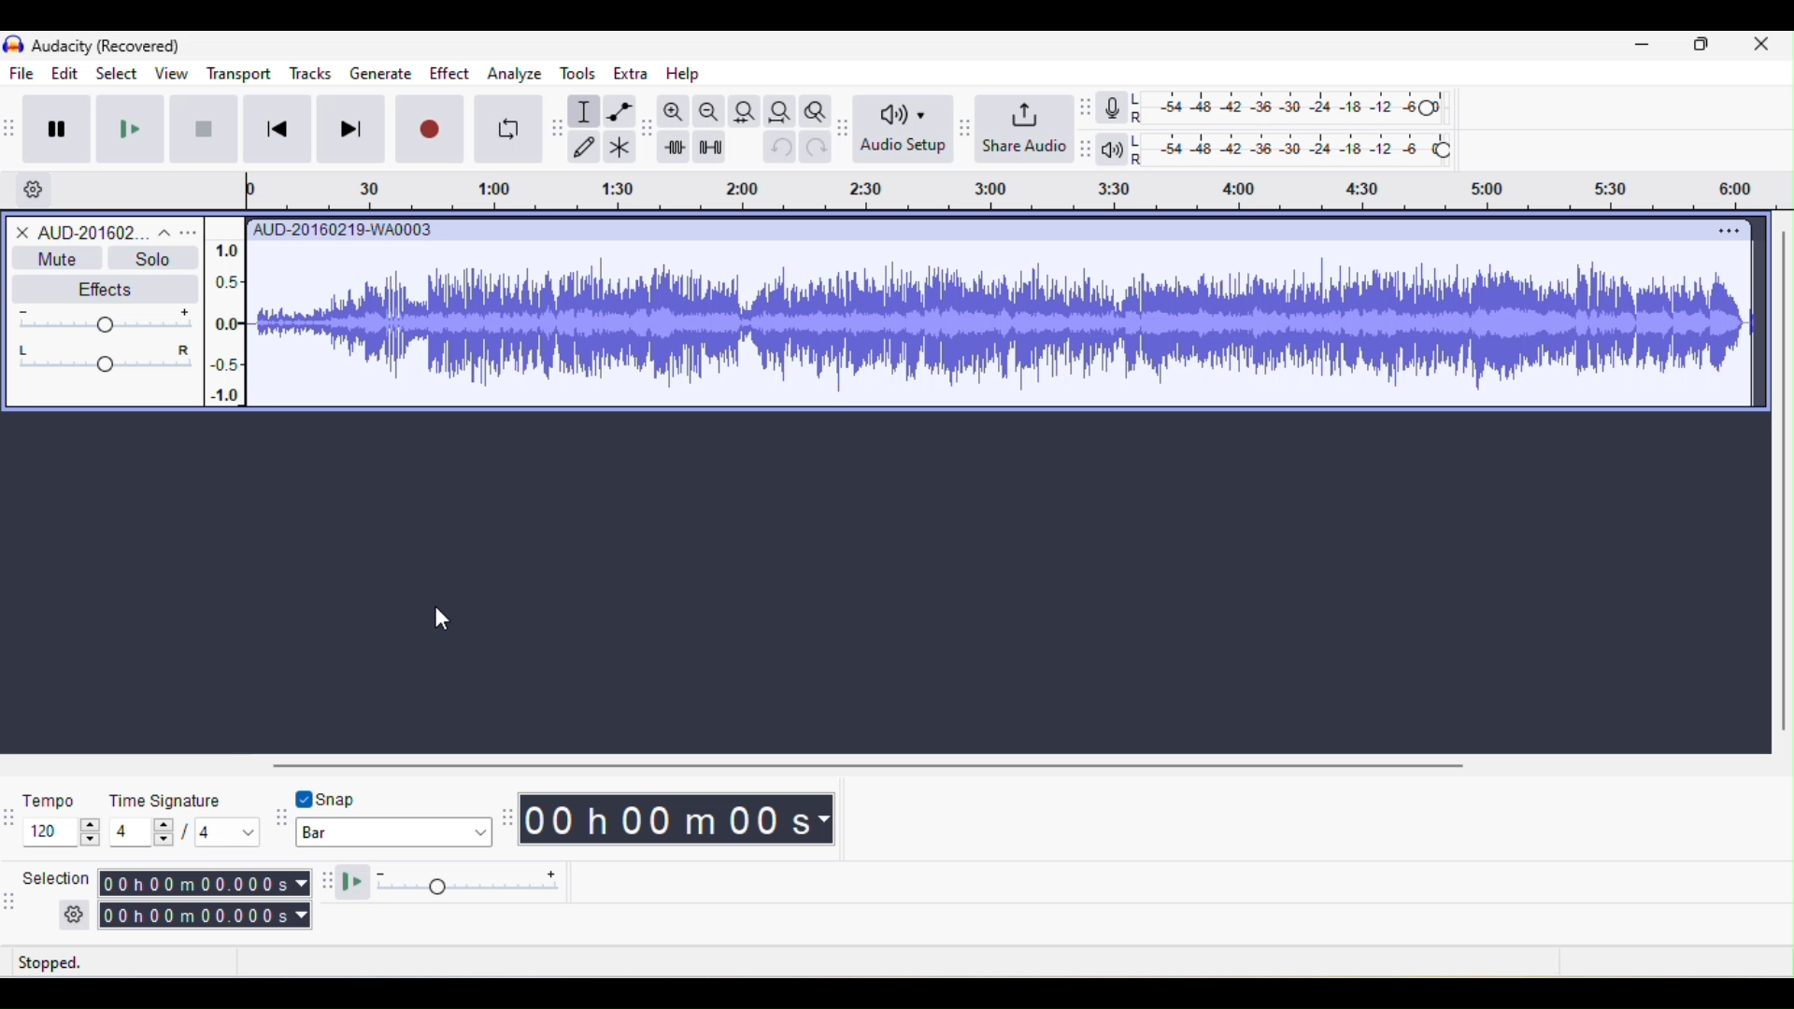 This screenshot has width=1794, height=1009. What do you see at coordinates (312, 71) in the screenshot?
I see `Tracks` at bounding box center [312, 71].